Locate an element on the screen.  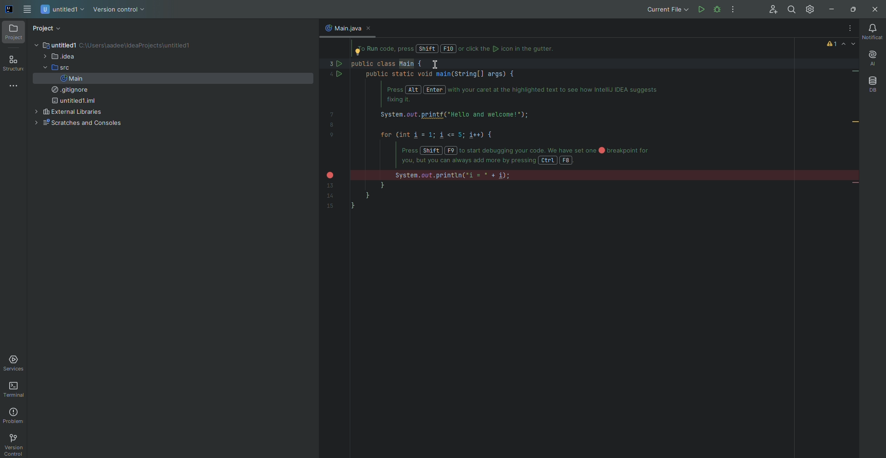
untitled1.iml is located at coordinates (72, 101).